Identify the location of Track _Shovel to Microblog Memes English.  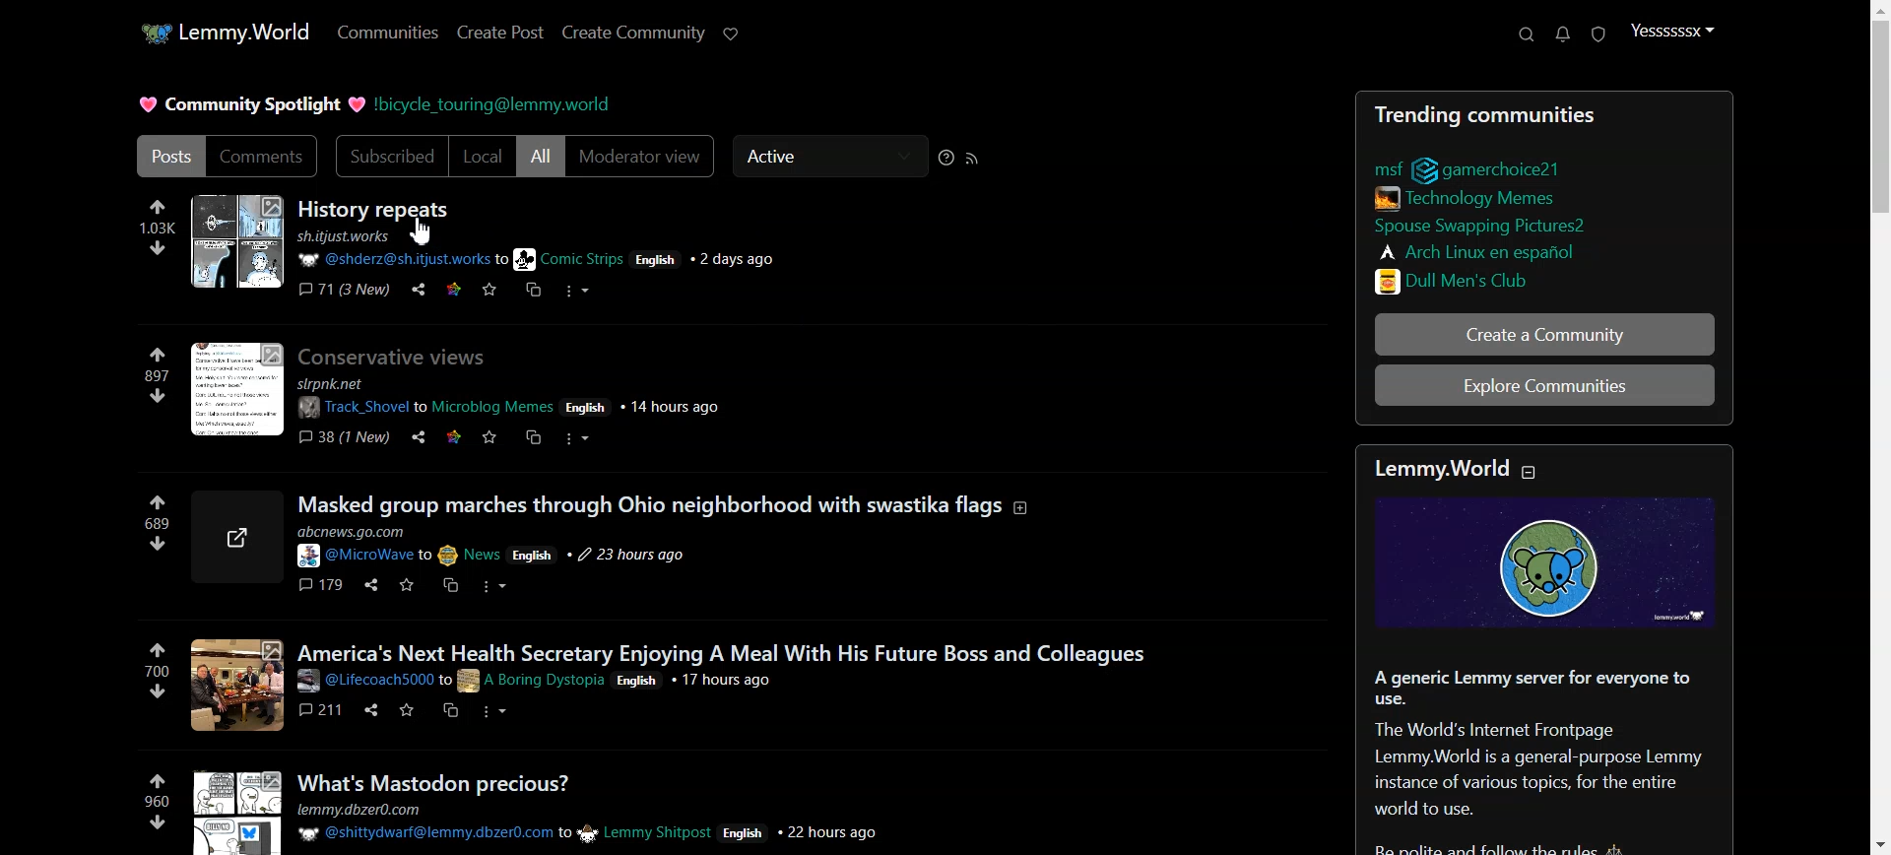
(459, 406).